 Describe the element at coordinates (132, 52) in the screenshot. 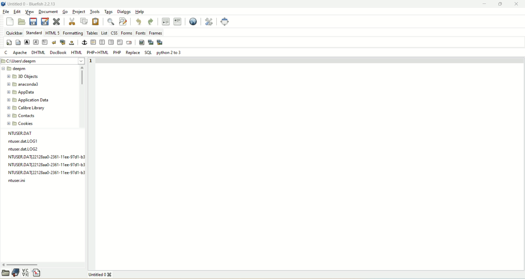

I see `replace` at that location.